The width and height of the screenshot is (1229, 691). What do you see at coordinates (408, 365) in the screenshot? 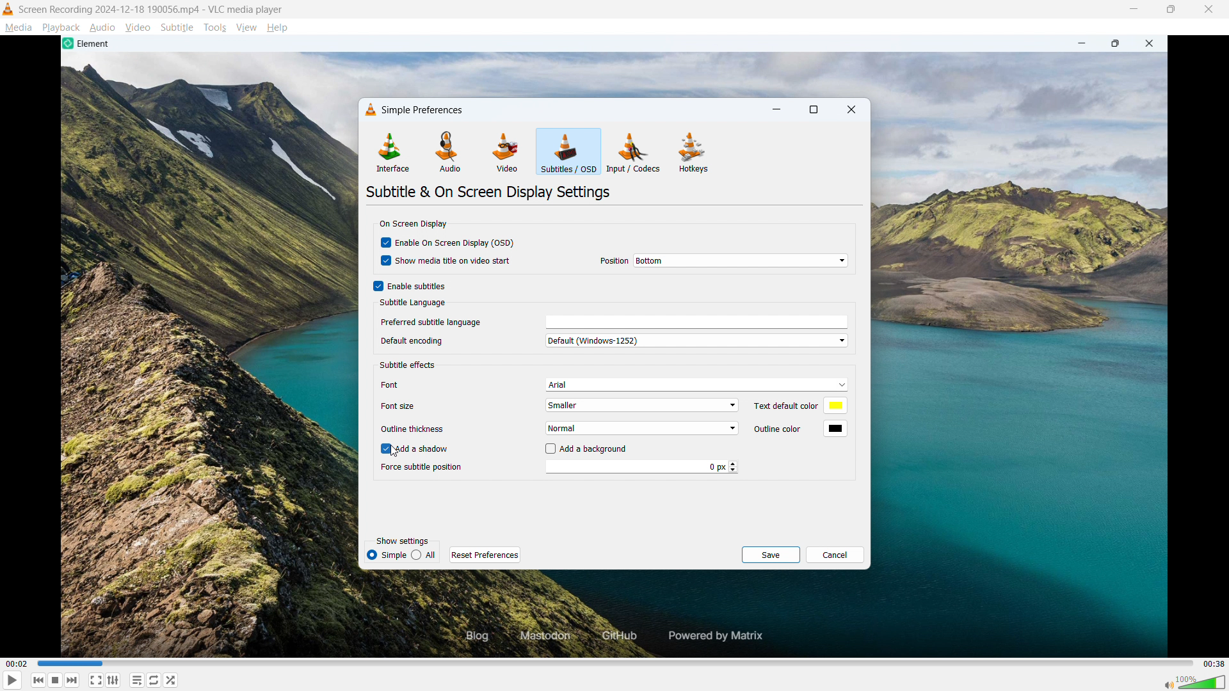
I see `Subtitle effects ` at bounding box center [408, 365].